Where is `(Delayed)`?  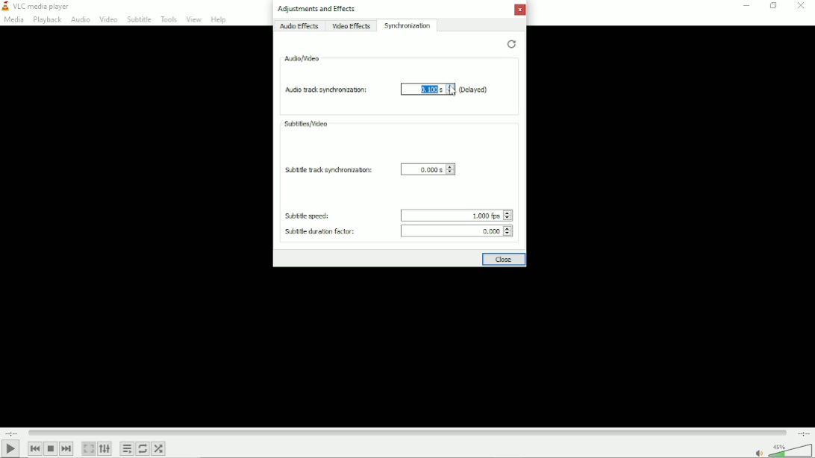 (Delayed) is located at coordinates (474, 90).